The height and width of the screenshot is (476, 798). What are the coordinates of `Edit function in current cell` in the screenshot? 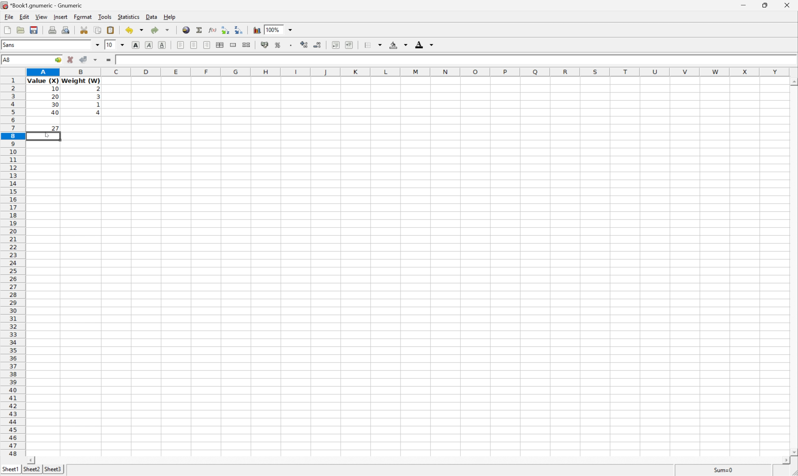 It's located at (212, 30).